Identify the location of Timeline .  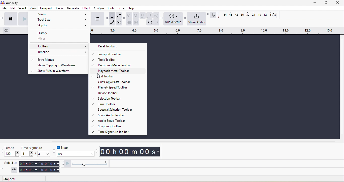
(59, 52).